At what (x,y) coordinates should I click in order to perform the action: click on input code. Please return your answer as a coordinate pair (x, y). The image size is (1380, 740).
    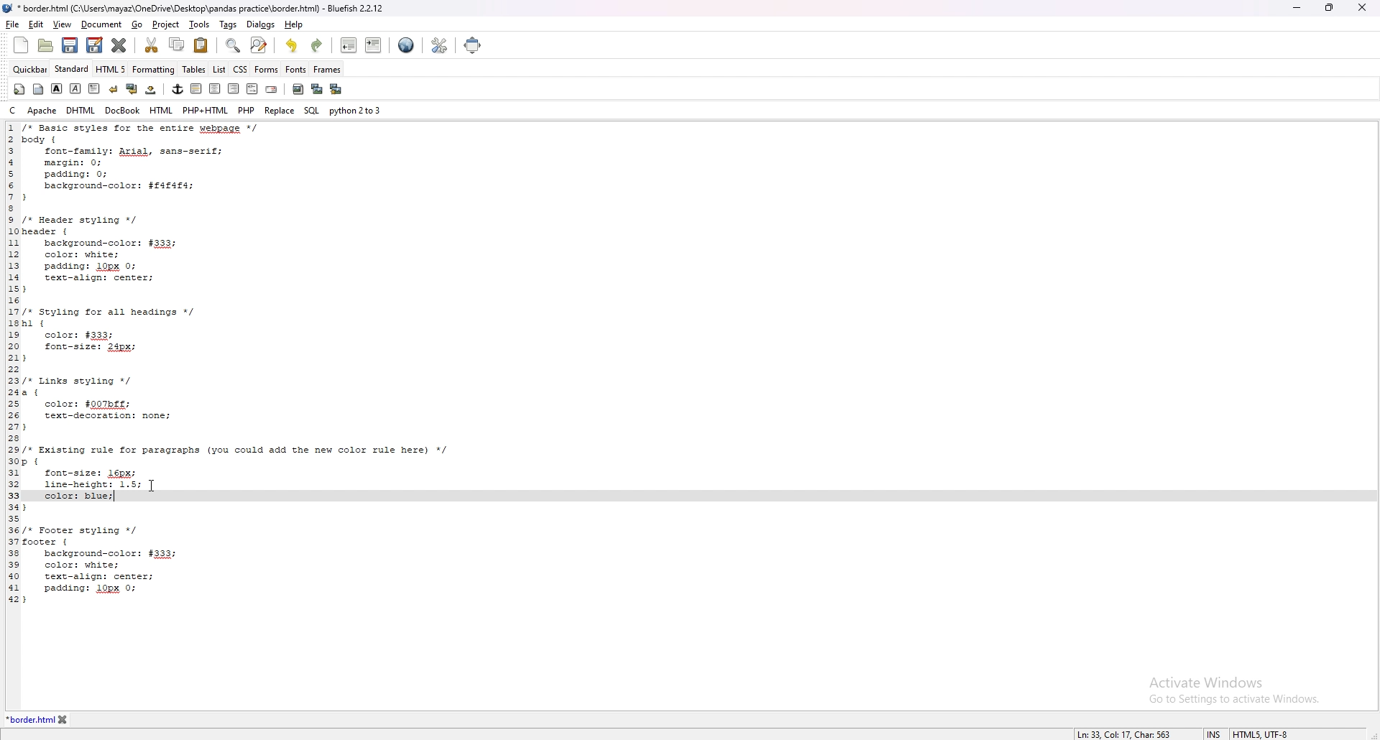
    Looking at the image, I should click on (97, 499).